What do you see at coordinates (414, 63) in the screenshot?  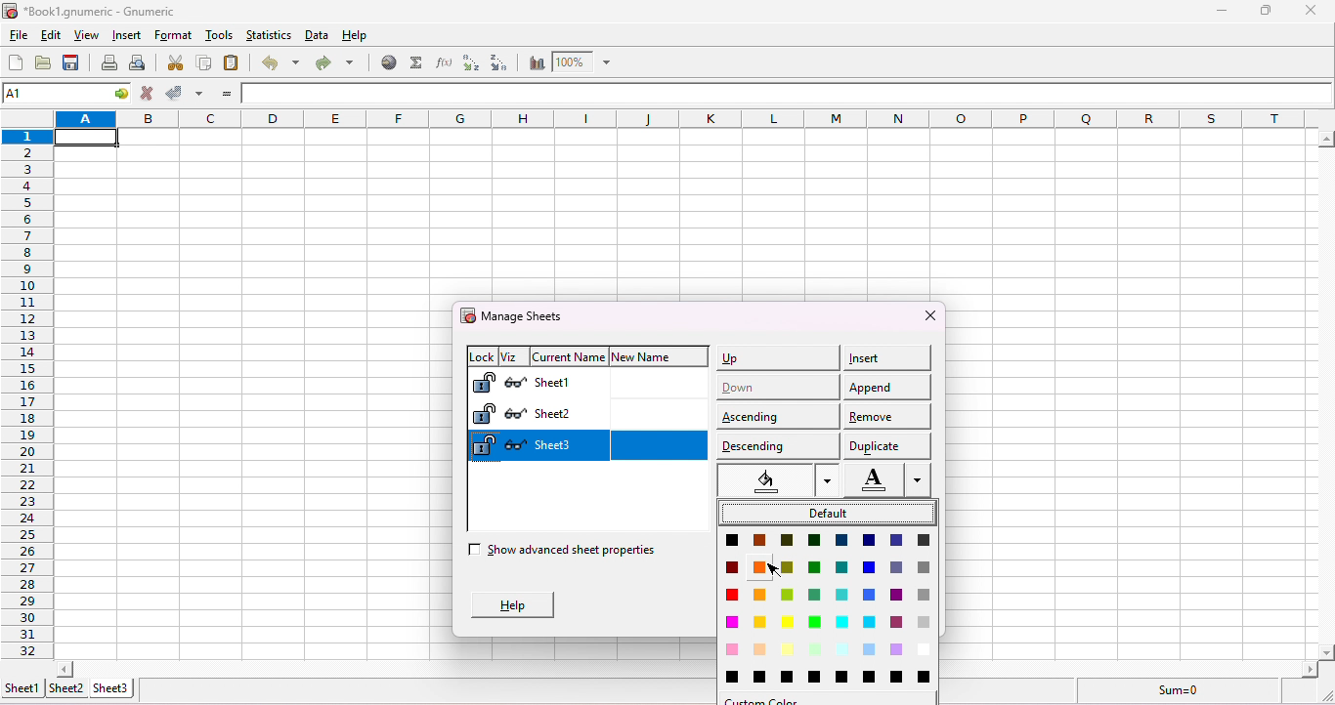 I see `sum into the current cell` at bounding box center [414, 63].